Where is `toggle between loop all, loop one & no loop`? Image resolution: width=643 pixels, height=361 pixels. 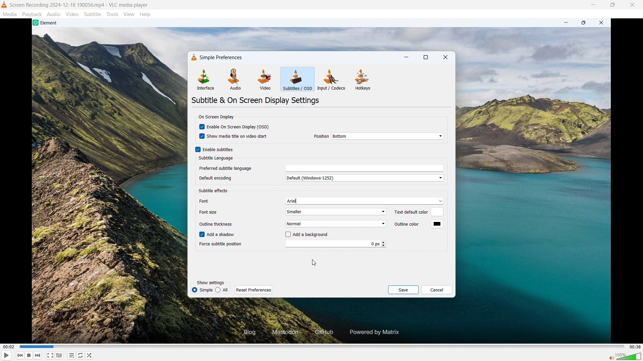
toggle between loop all, loop one & no loop is located at coordinates (80, 355).